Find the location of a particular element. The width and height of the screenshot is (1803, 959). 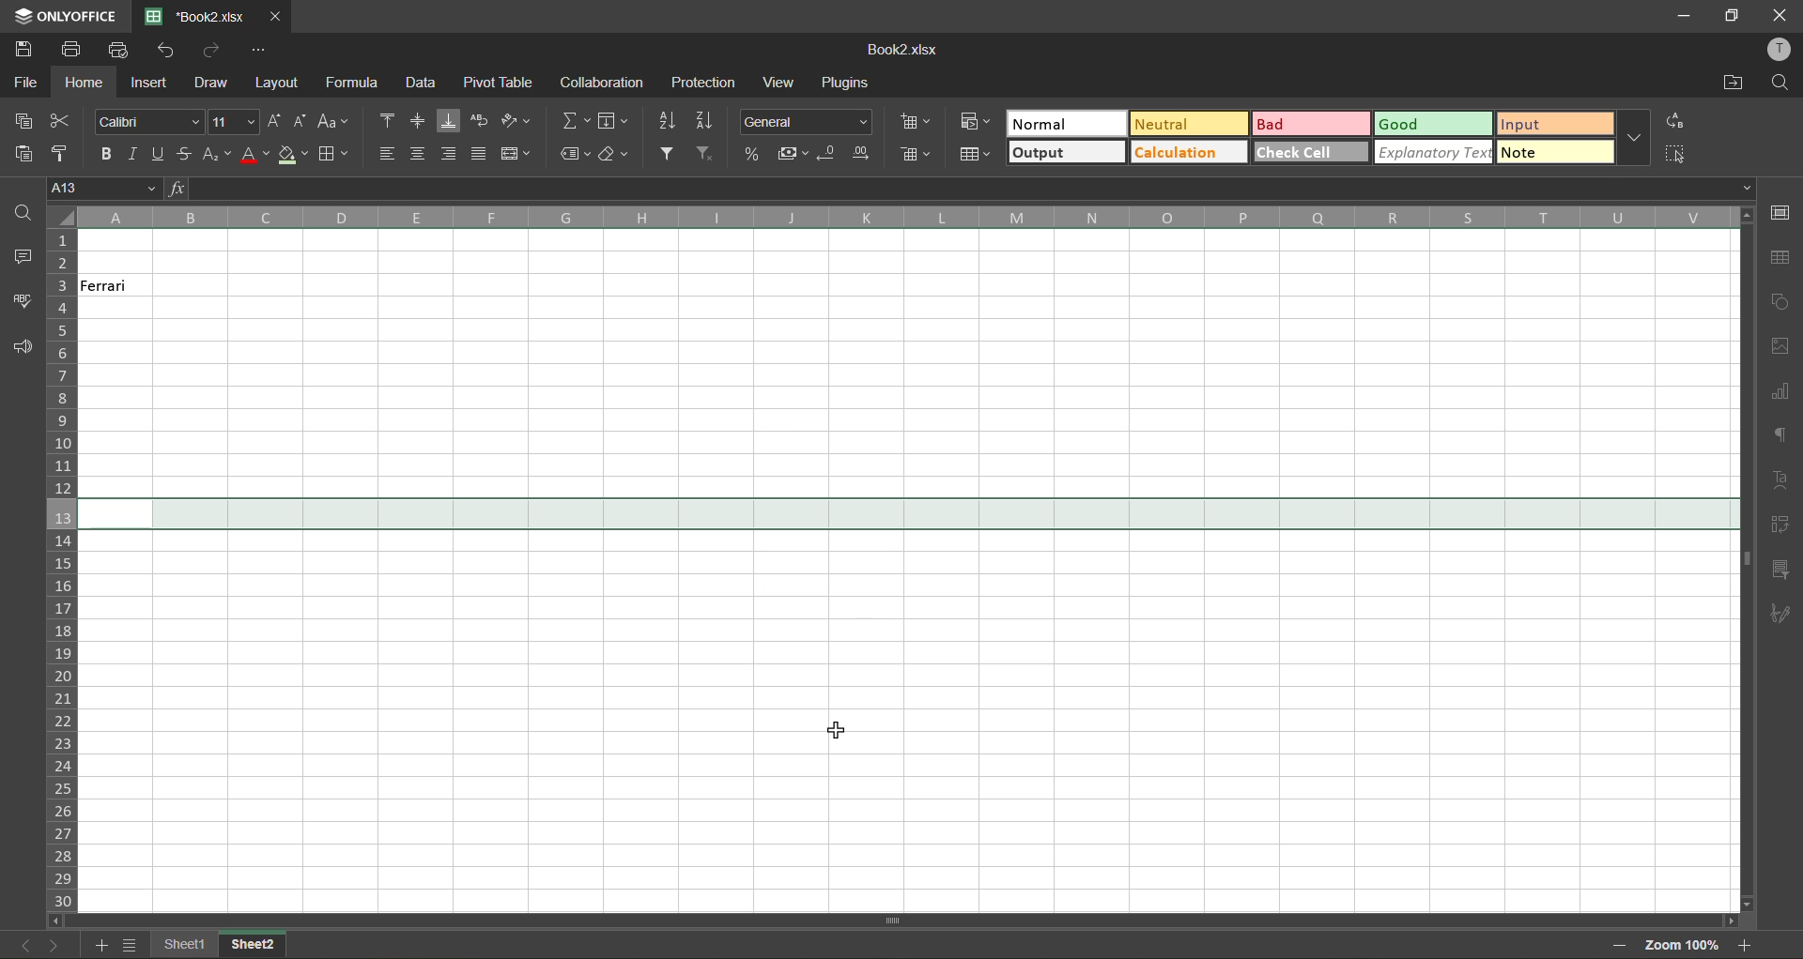

borders is located at coordinates (331, 155).